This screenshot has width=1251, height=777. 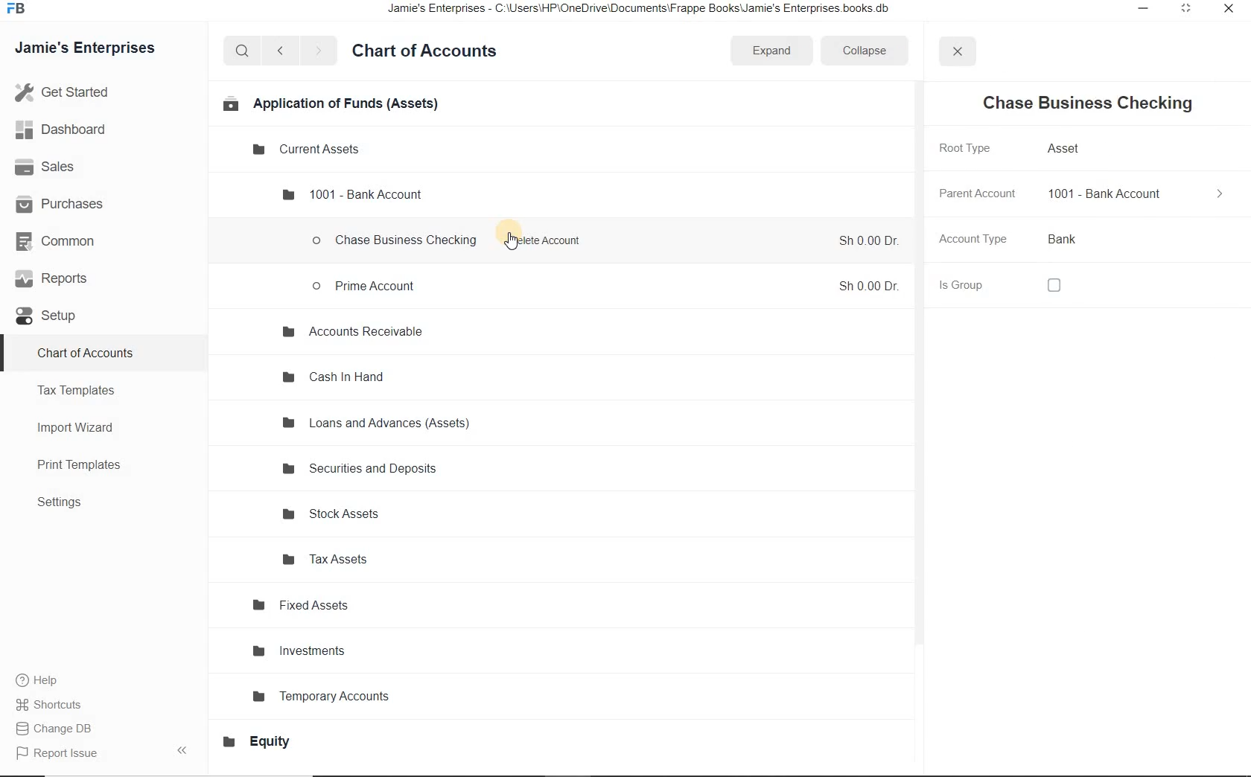 What do you see at coordinates (185, 749) in the screenshot?
I see `expand` at bounding box center [185, 749].